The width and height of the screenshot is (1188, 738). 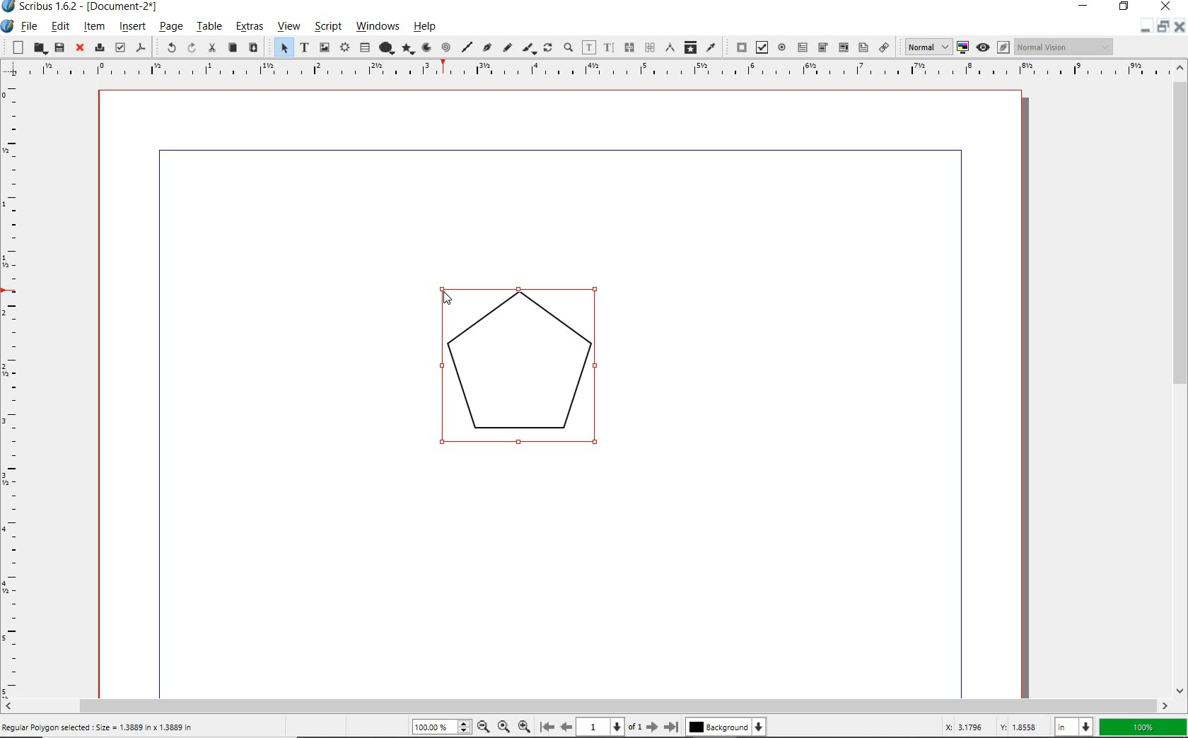 What do you see at coordinates (426, 48) in the screenshot?
I see `arc` at bounding box center [426, 48].